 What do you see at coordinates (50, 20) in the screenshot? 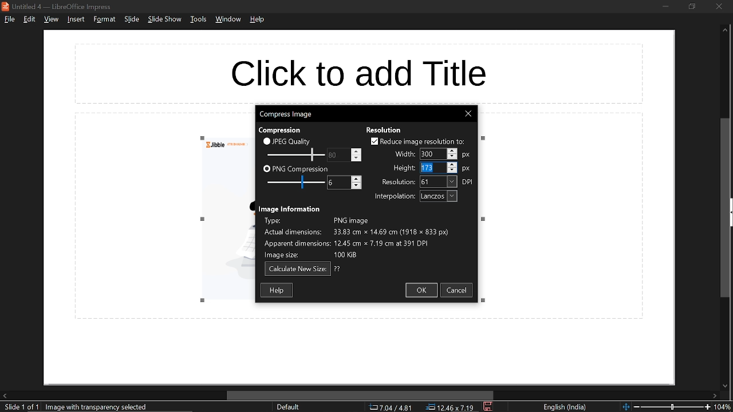
I see `view` at bounding box center [50, 20].